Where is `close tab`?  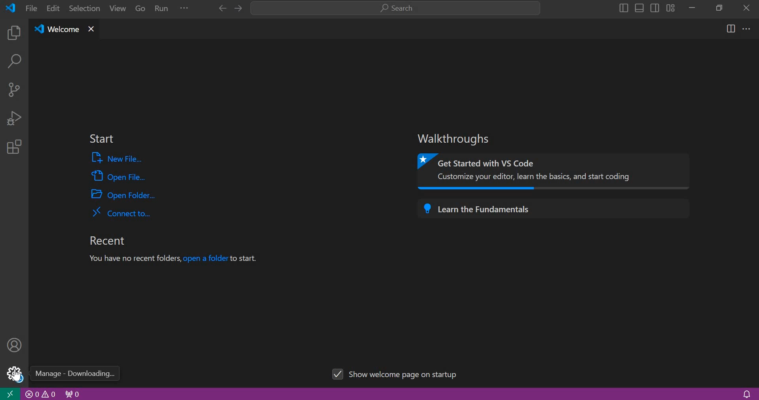
close tab is located at coordinates (92, 30).